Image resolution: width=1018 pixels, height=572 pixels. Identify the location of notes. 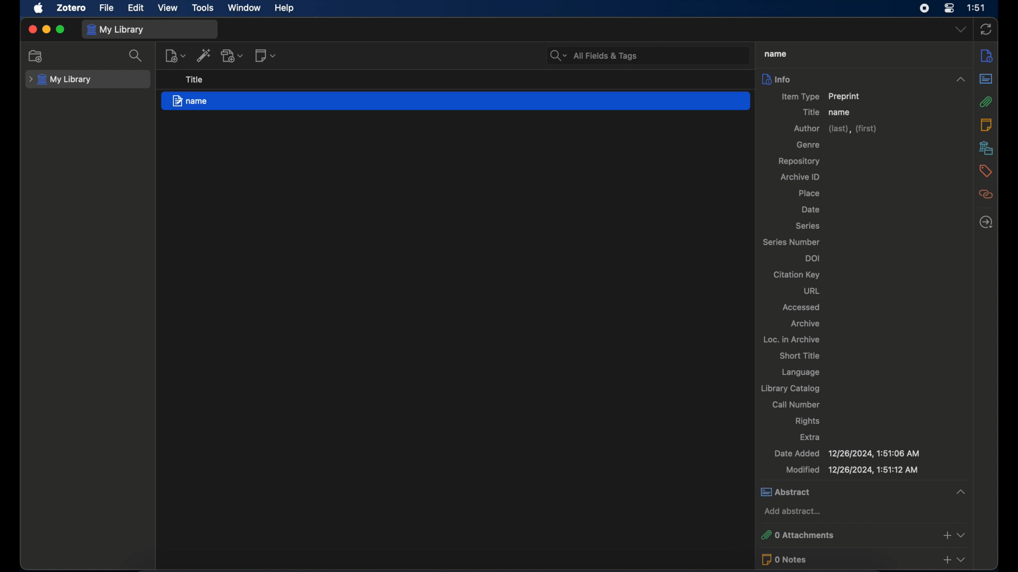
(987, 124).